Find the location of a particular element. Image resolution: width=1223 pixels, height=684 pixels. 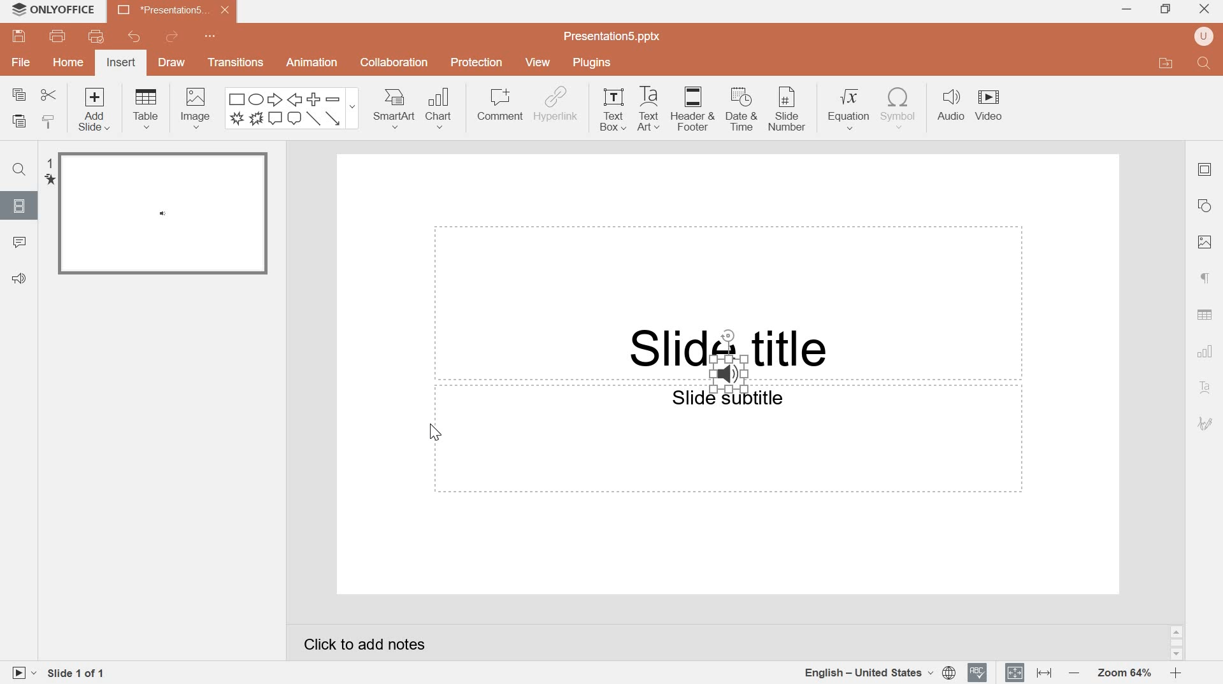

Slide transition - Fade is located at coordinates (163, 215).